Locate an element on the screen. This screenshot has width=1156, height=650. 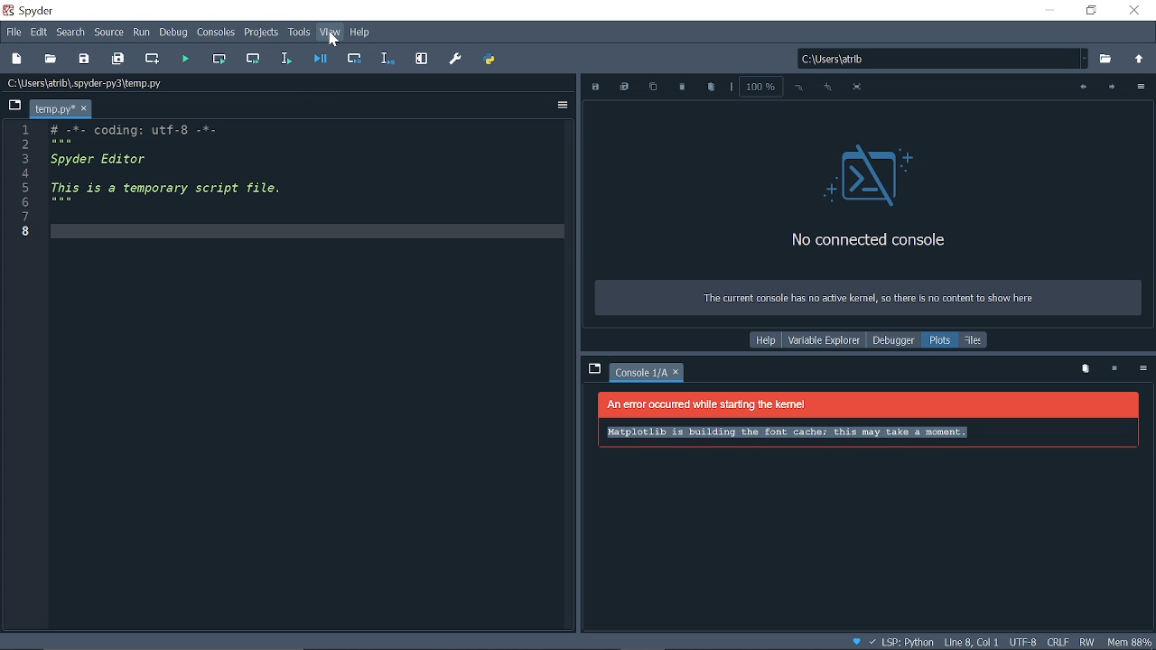
Run current cell and go to next  is located at coordinates (256, 59).